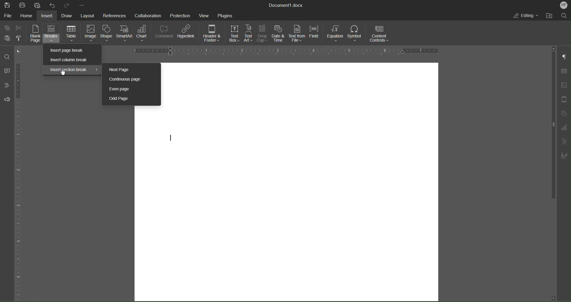 The width and height of the screenshot is (571, 302). Describe the element at coordinates (68, 51) in the screenshot. I see `Insert page break` at that location.